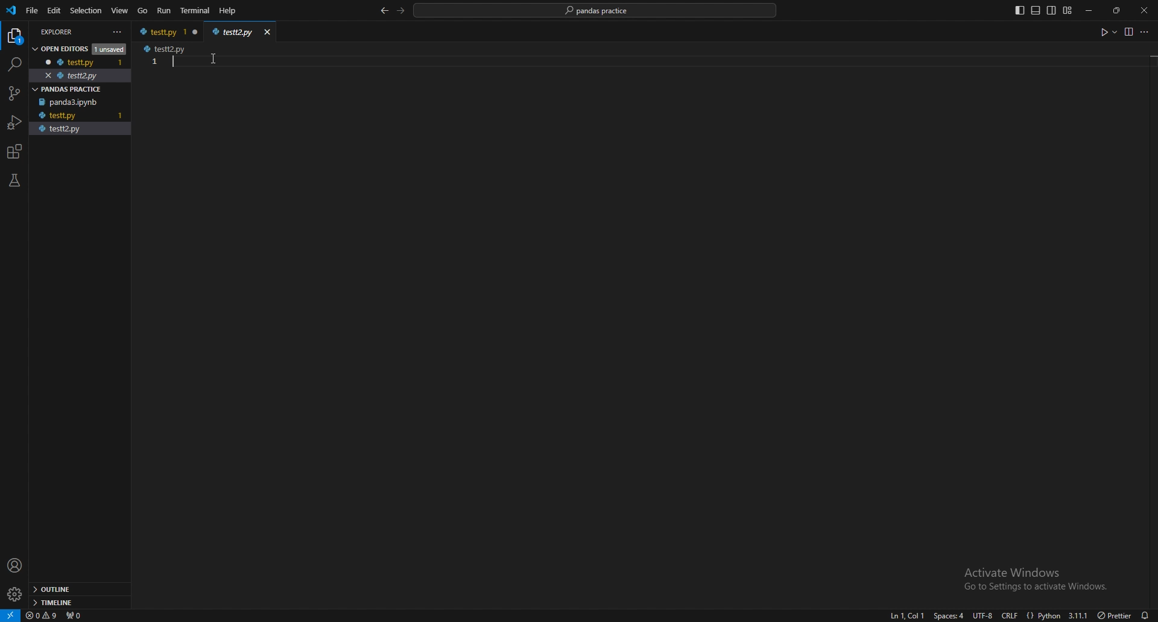 The width and height of the screenshot is (1158, 622). Describe the element at coordinates (948, 615) in the screenshot. I see `space:4` at that location.